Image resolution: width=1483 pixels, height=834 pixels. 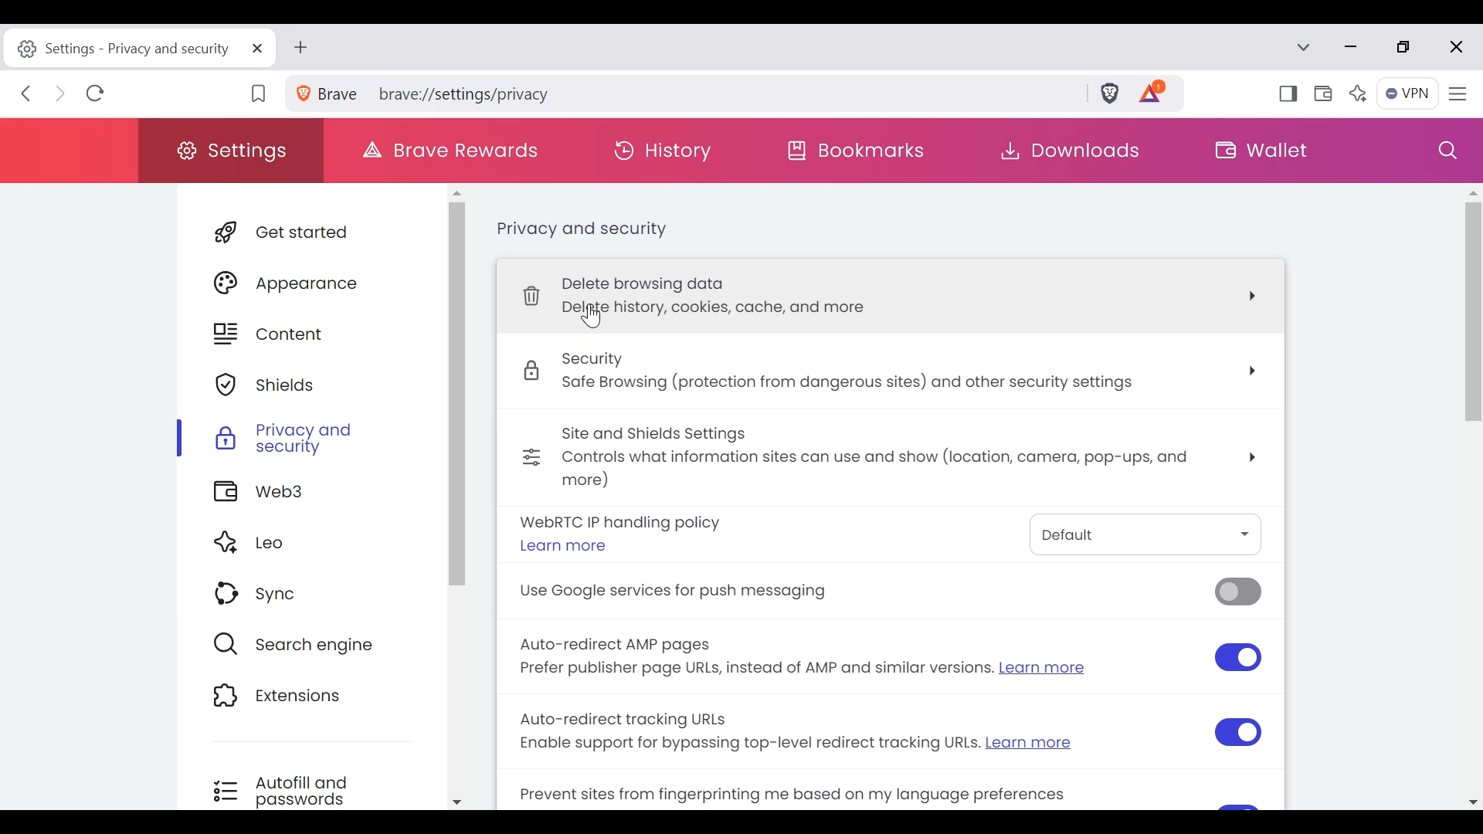 I want to click on Bookmarks, so click(x=864, y=154).